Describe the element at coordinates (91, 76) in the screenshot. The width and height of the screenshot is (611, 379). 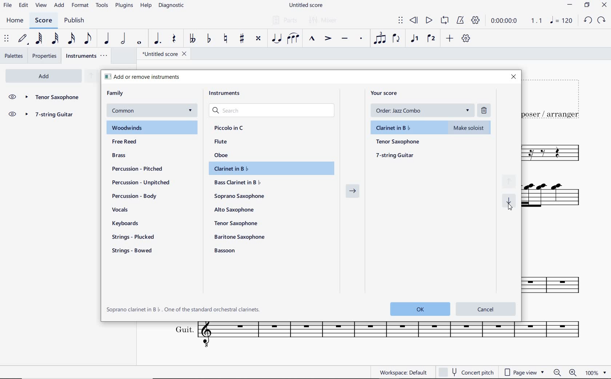
I see `up` at that location.